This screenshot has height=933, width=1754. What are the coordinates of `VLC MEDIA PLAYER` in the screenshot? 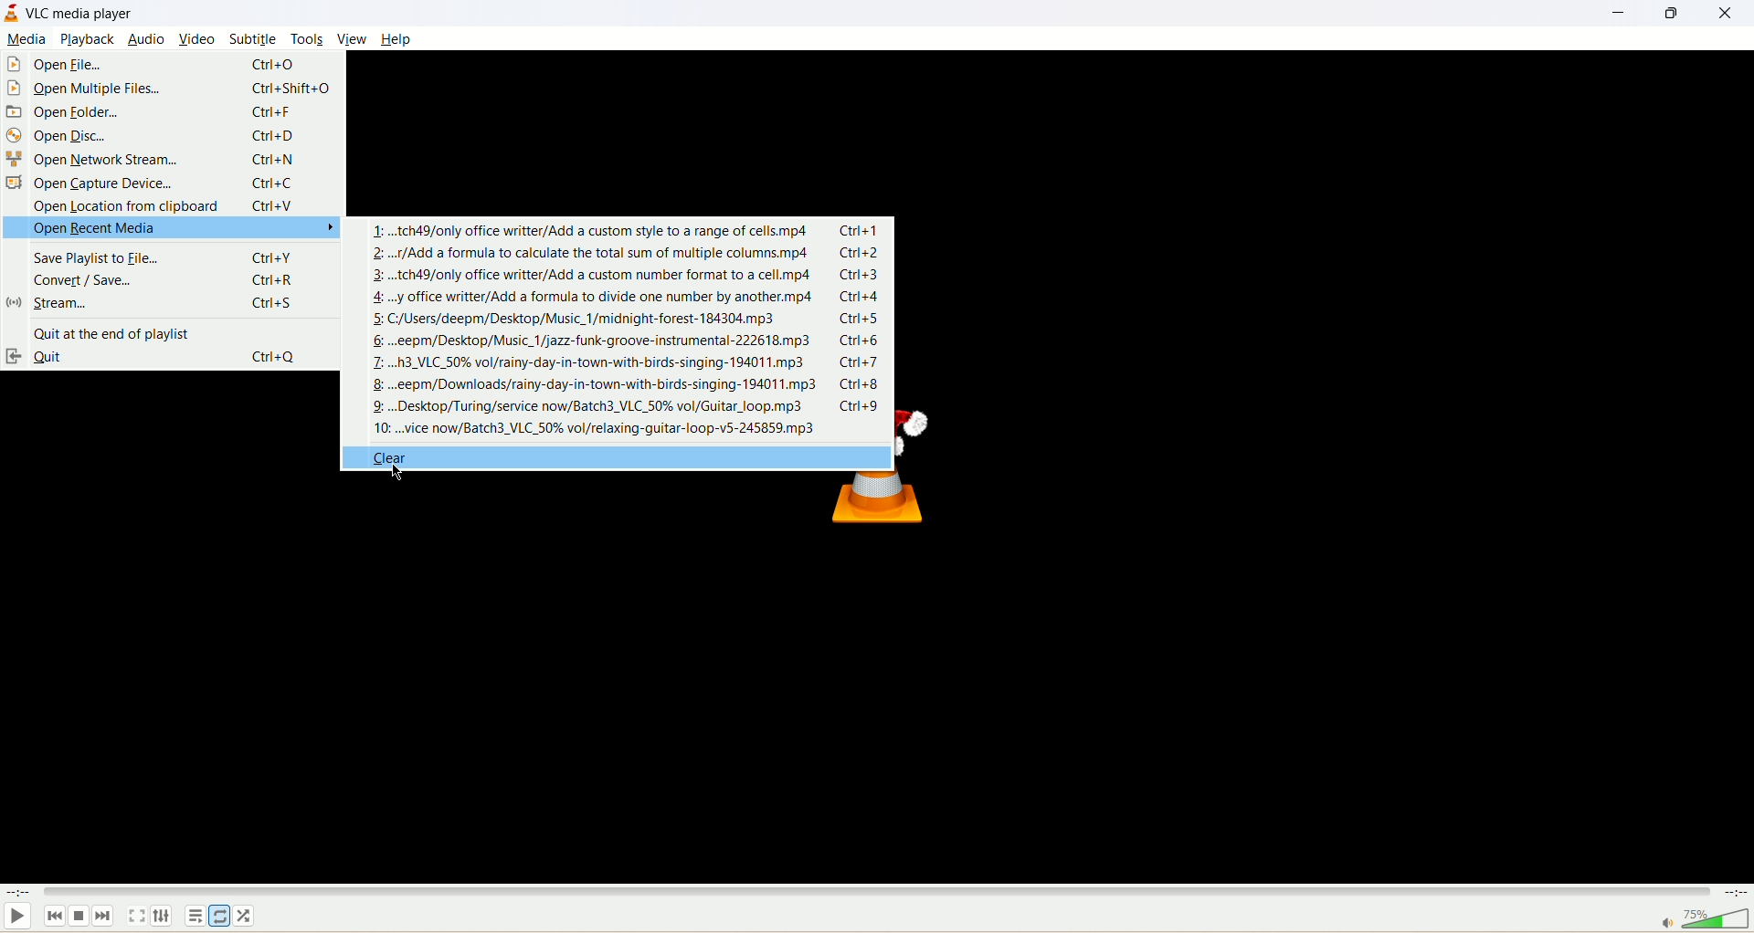 It's located at (84, 15).